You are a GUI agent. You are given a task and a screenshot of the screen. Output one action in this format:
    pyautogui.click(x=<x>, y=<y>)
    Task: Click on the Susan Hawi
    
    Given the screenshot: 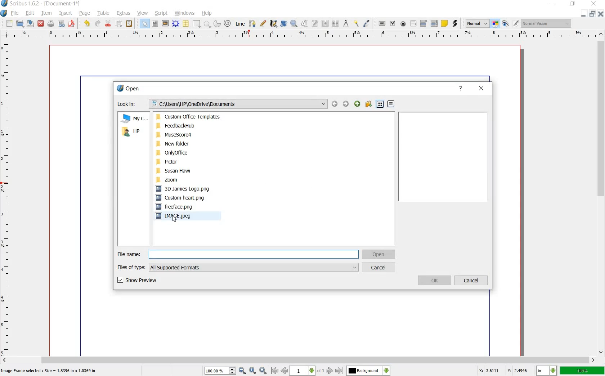 What is the action you would take?
    pyautogui.click(x=175, y=170)
    